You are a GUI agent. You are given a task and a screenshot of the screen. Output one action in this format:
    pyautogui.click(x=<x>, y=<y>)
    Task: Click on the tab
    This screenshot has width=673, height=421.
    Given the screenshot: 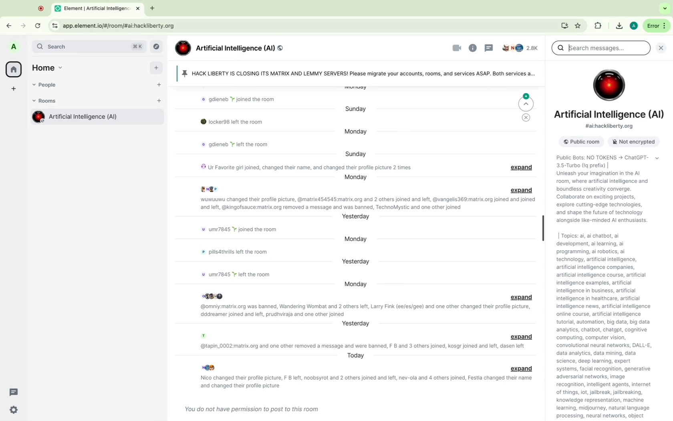 What is the action you would take?
    pyautogui.click(x=99, y=8)
    